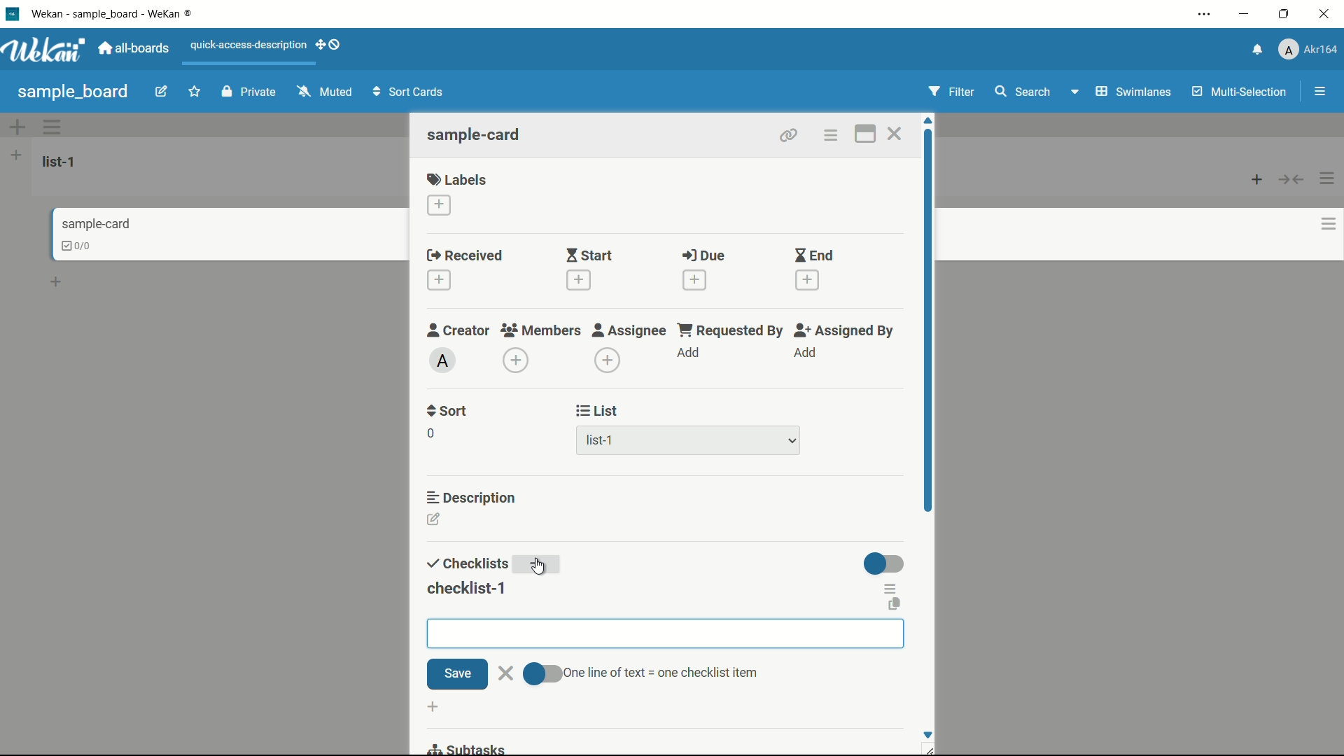 The width and height of the screenshot is (1344, 756). I want to click on add, so click(540, 566).